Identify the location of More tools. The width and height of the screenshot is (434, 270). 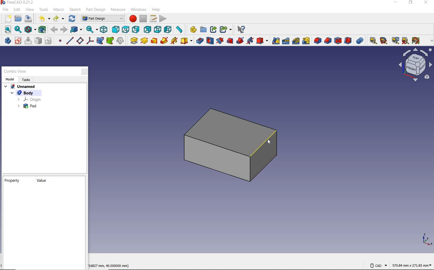
(430, 41).